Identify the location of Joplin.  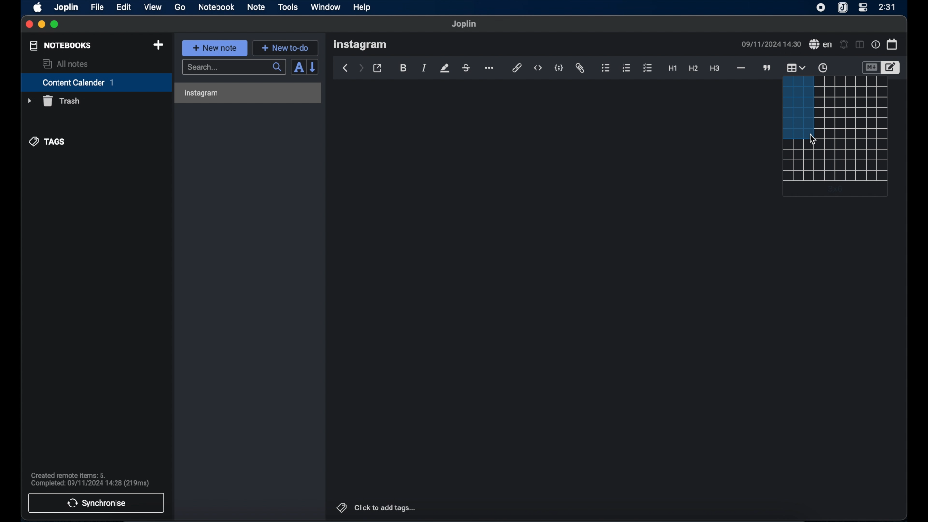
(464, 24).